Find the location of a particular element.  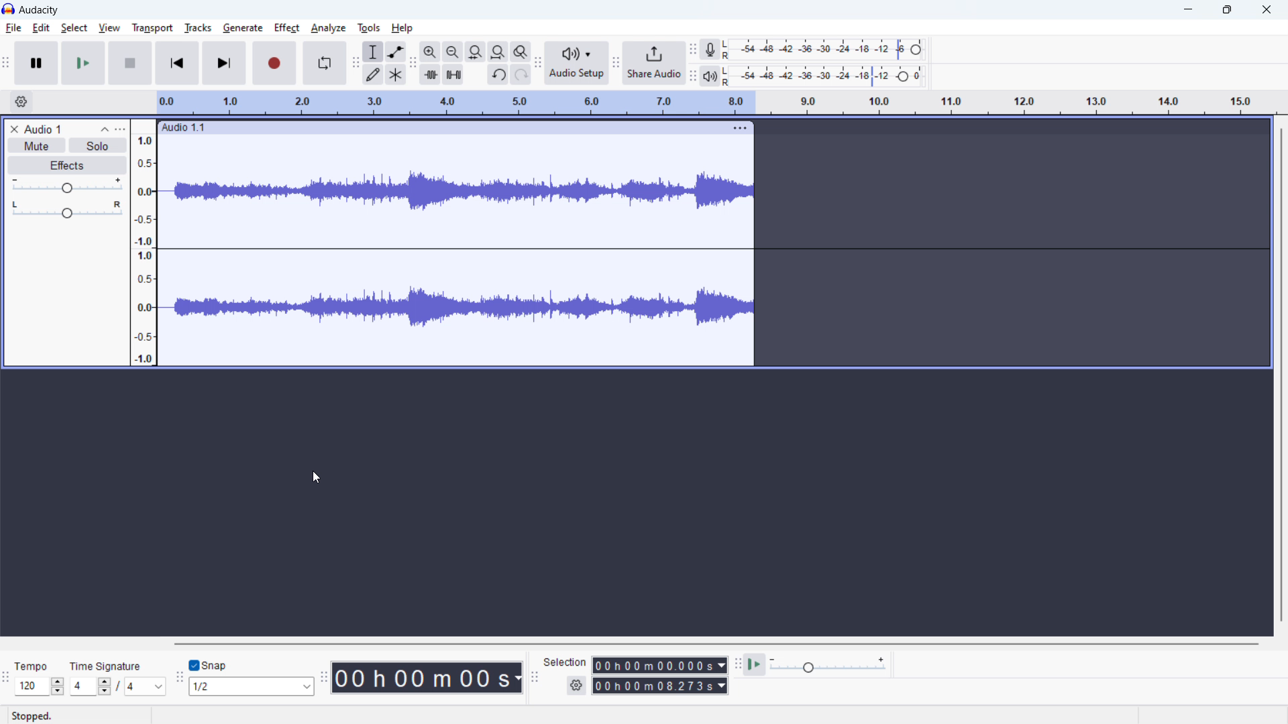

share audio toolbar is located at coordinates (616, 63).